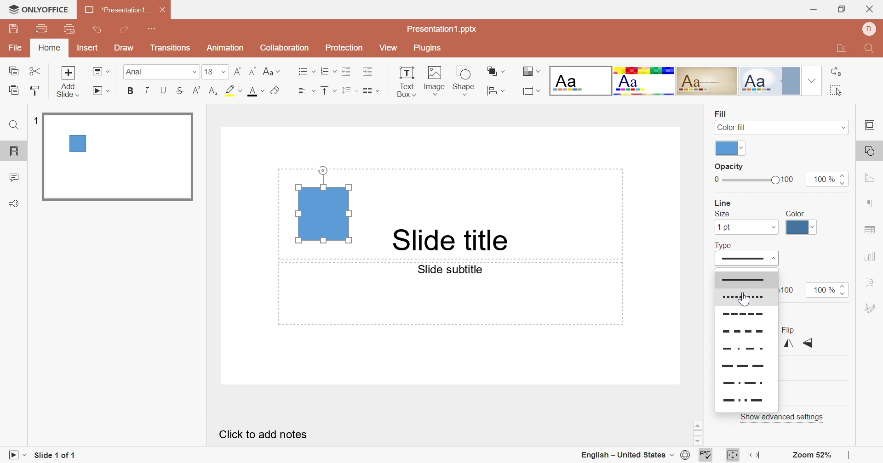 This screenshot has width=883, height=463. What do you see at coordinates (695, 434) in the screenshot?
I see `Scrollbar` at bounding box center [695, 434].